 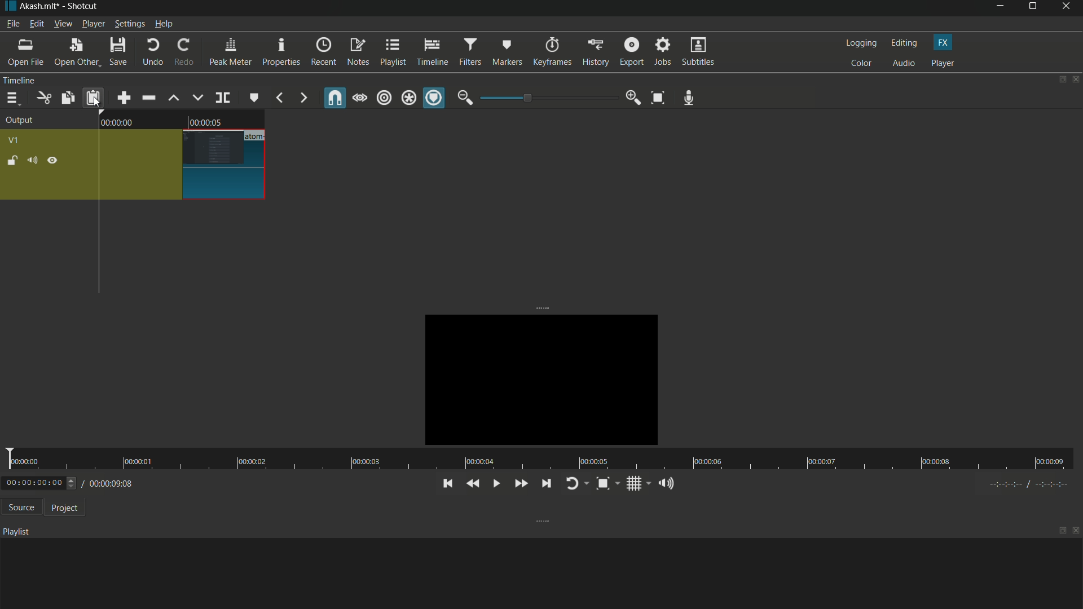 What do you see at coordinates (547, 98) in the screenshot?
I see `adjustment bar` at bounding box center [547, 98].